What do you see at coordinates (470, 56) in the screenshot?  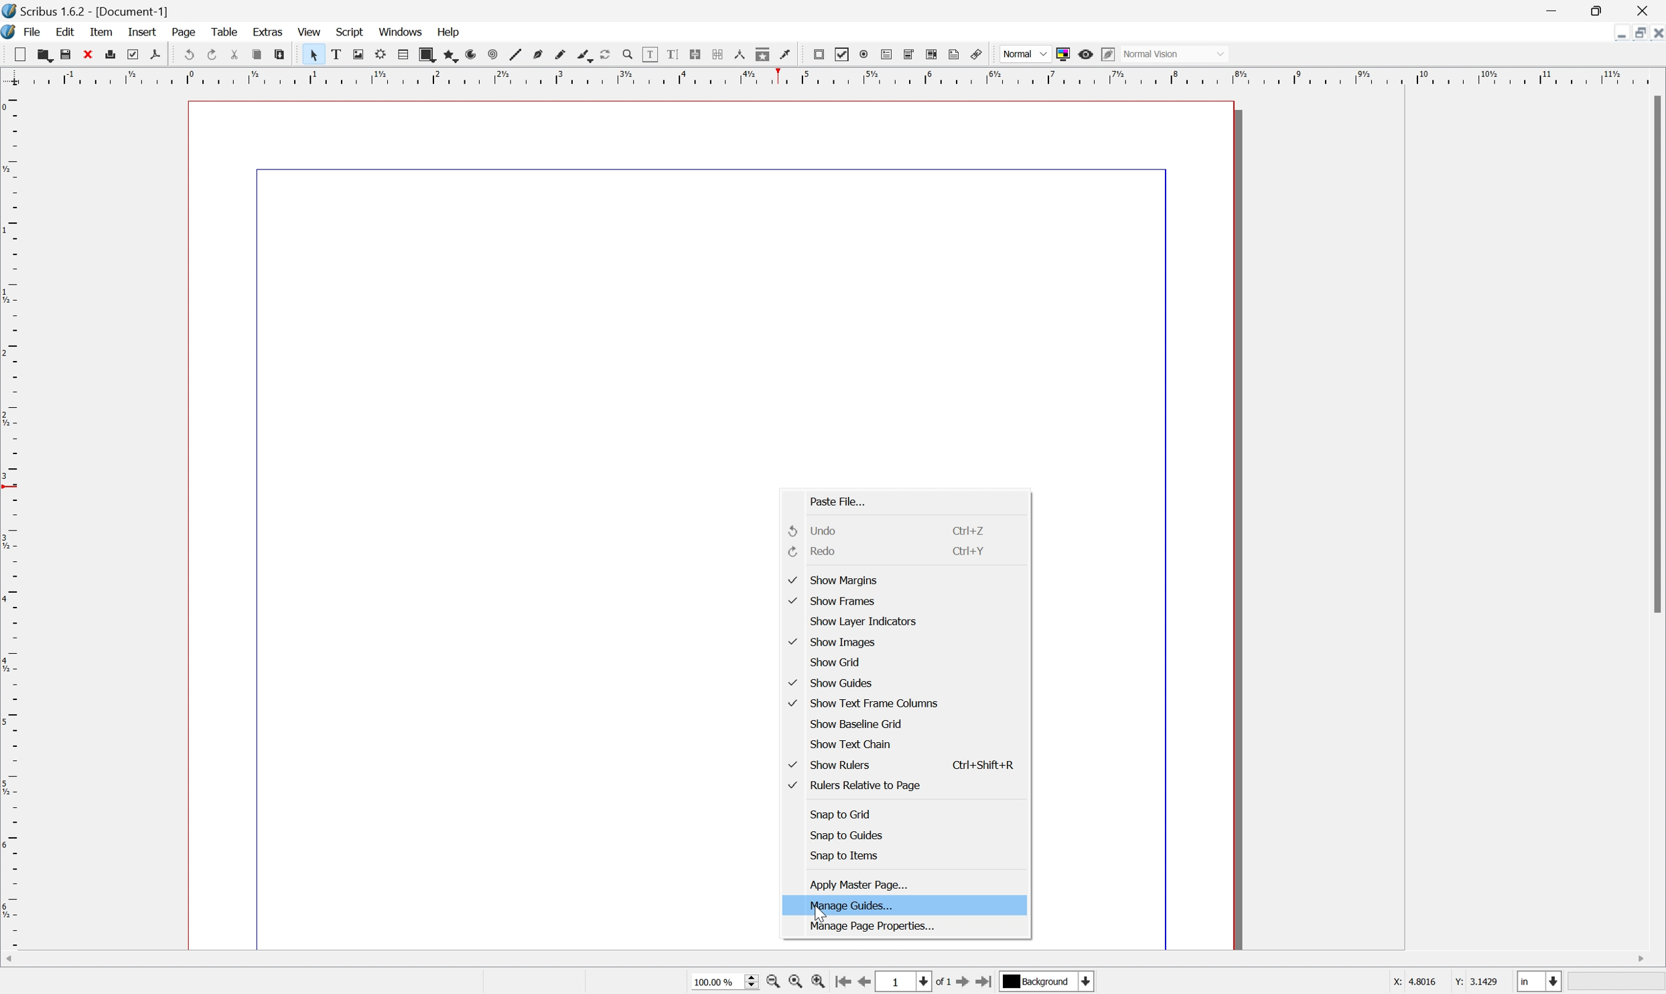 I see `arc` at bounding box center [470, 56].